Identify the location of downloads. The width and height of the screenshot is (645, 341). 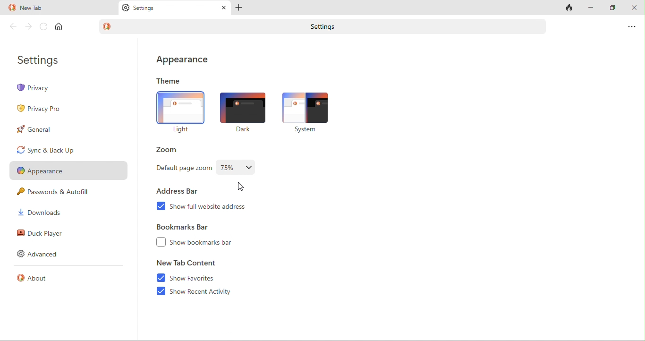
(40, 213).